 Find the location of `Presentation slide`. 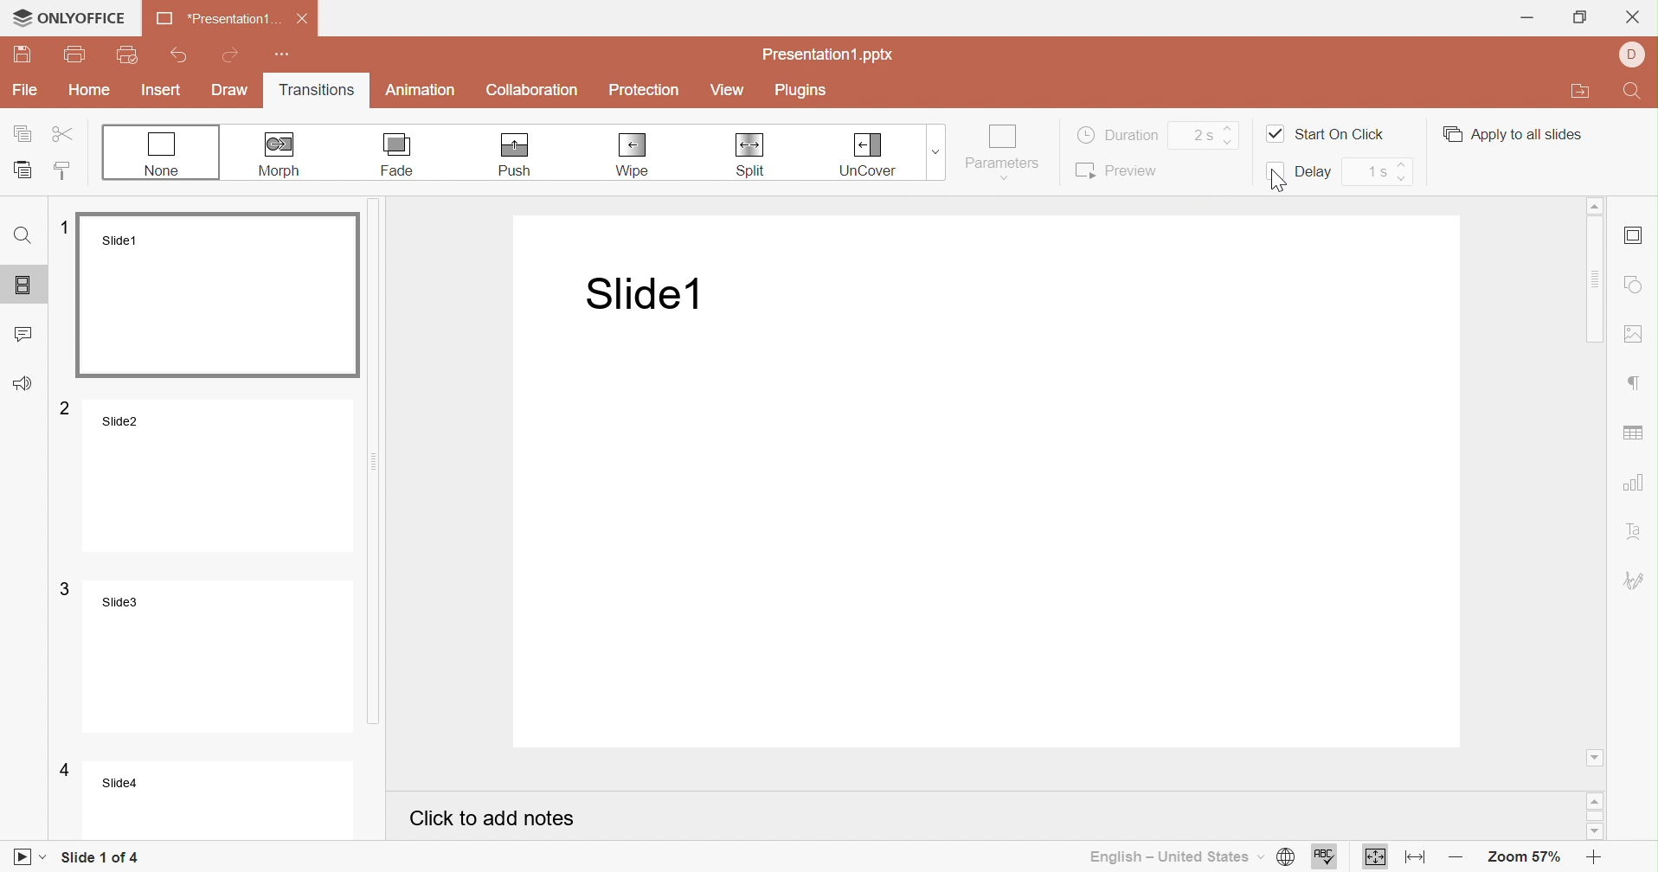

Presentation slide is located at coordinates (995, 484).